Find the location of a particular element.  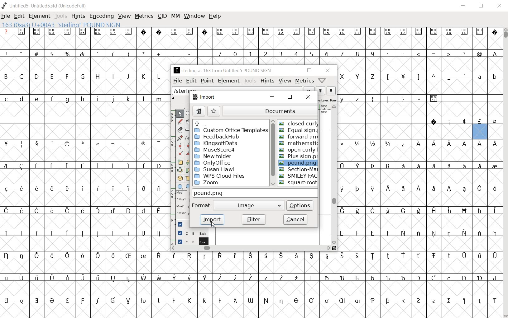

minimize is located at coordinates (291, 70).